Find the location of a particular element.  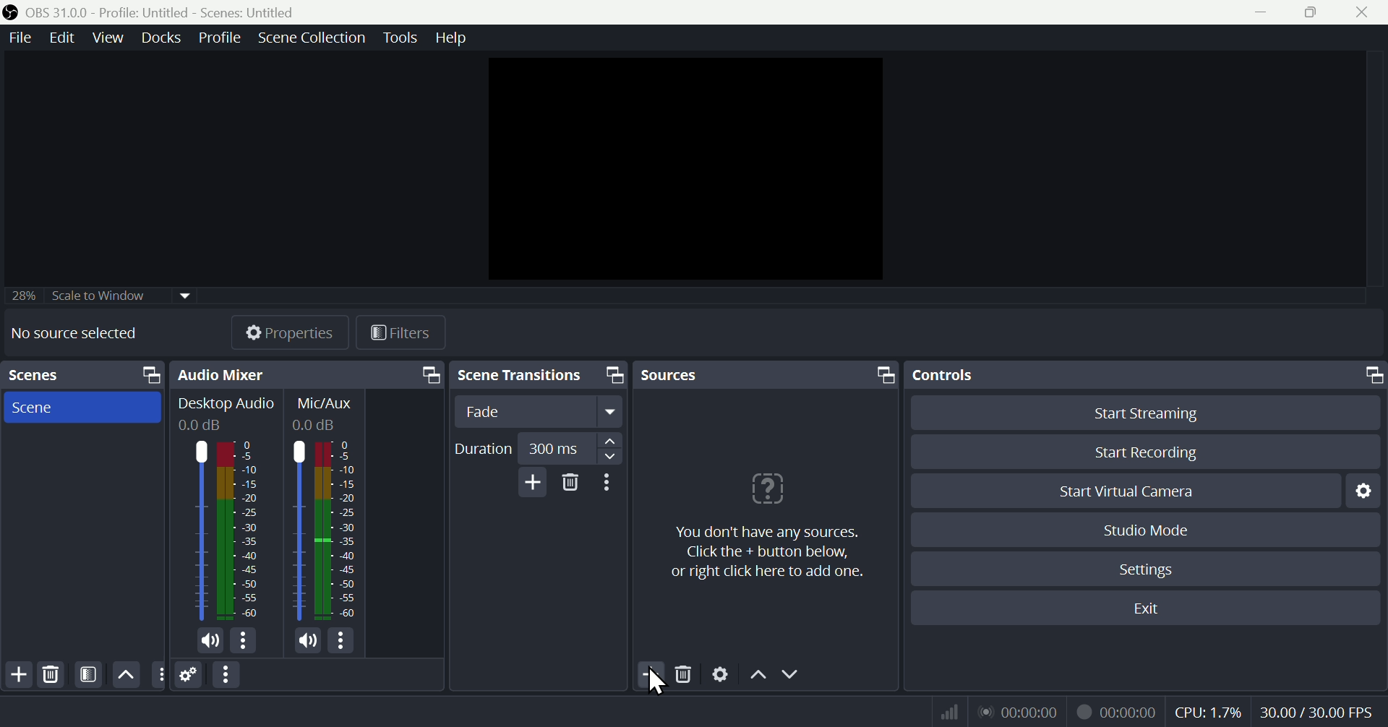

OBS 31.0 .0 profile: untitled scenes: untitled is located at coordinates (169, 12).